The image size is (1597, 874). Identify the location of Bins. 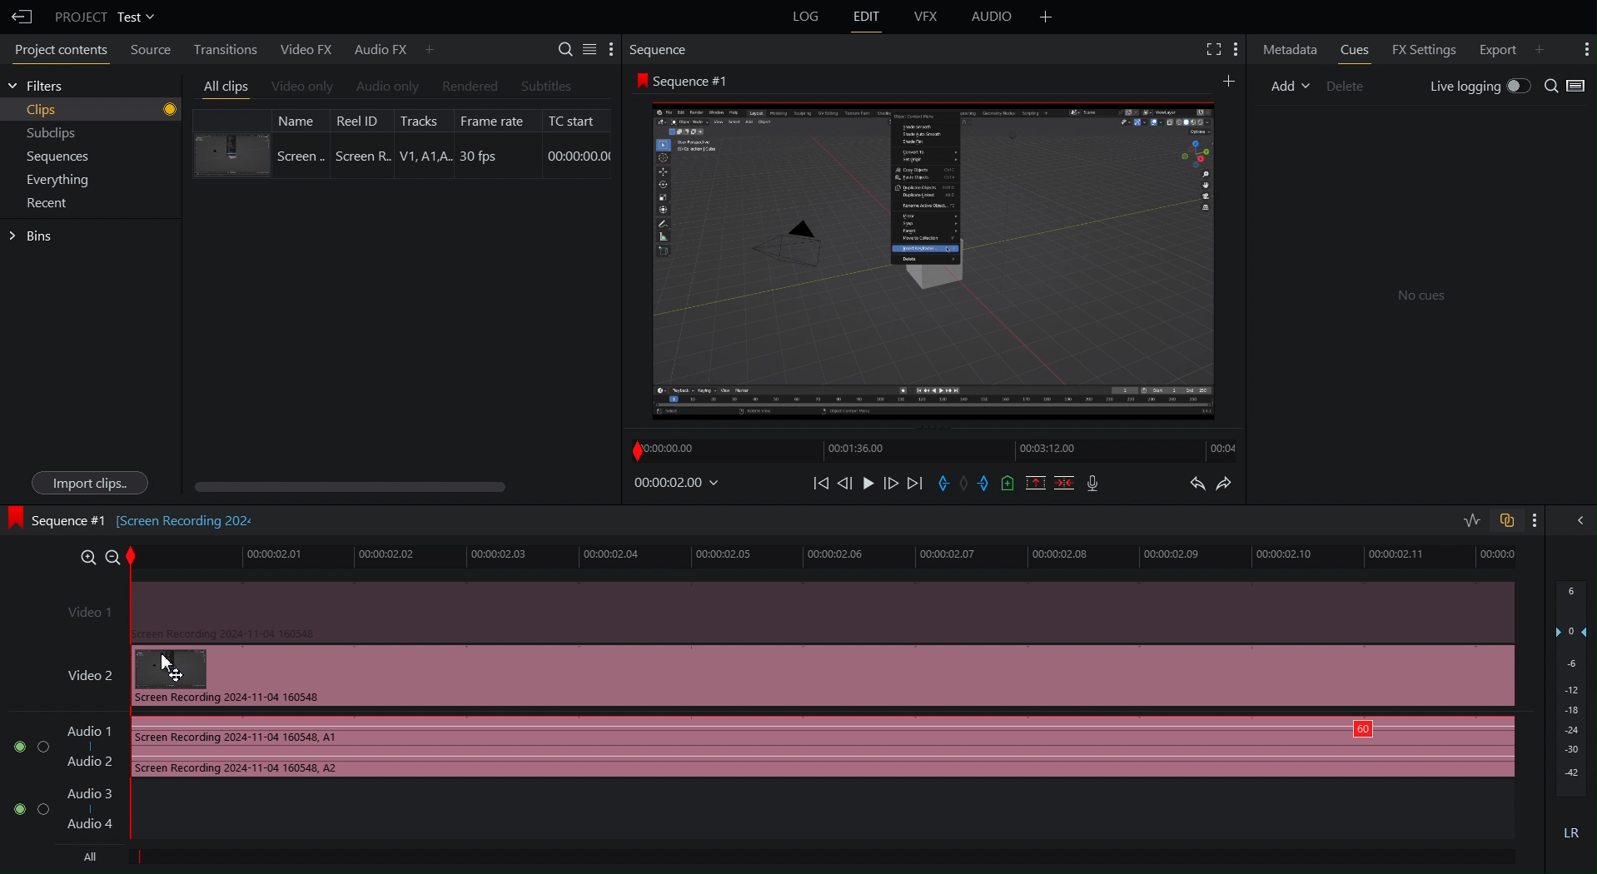
(32, 236).